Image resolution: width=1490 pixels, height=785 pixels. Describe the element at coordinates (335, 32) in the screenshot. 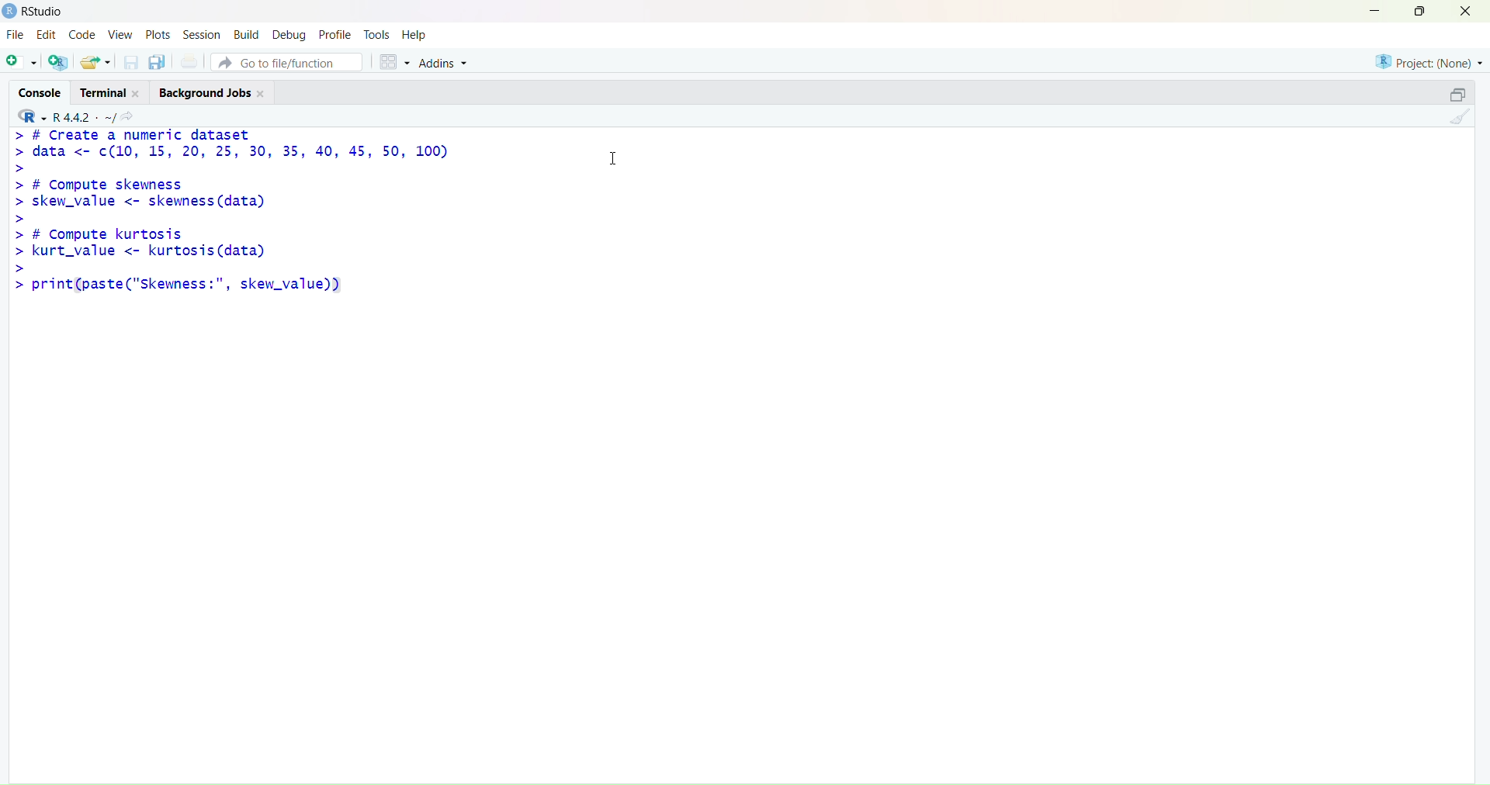

I see `Profile` at that location.